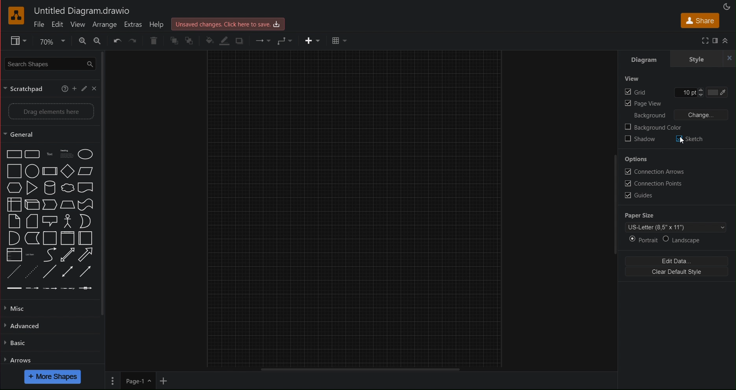 The width and height of the screenshot is (736, 390). What do you see at coordinates (49, 188) in the screenshot?
I see `cylinder` at bounding box center [49, 188].